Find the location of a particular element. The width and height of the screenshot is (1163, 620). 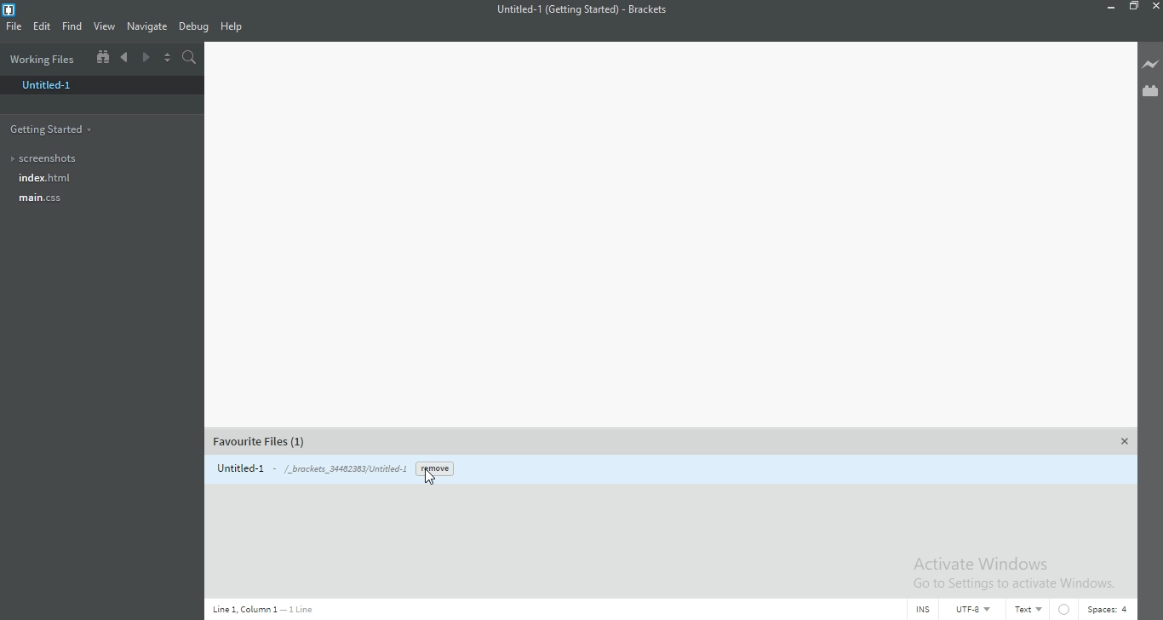

remove is located at coordinates (433, 468).